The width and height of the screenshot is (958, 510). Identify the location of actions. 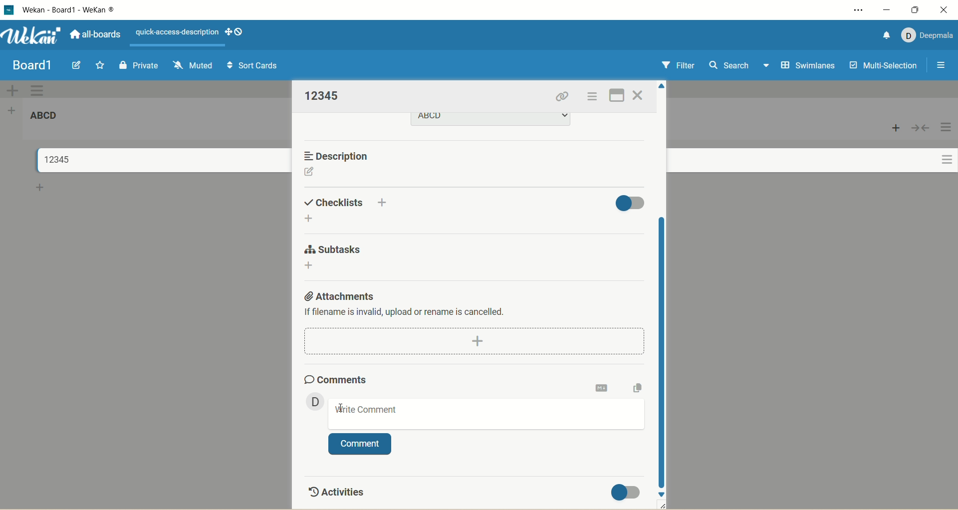
(943, 152).